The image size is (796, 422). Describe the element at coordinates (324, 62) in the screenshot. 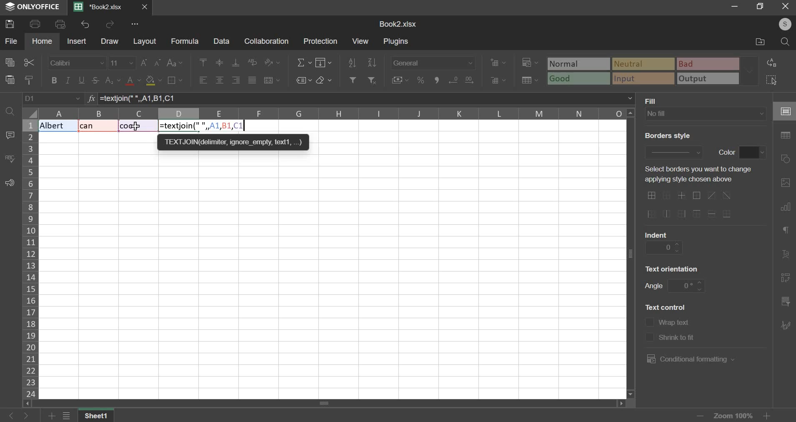

I see `fill` at that location.